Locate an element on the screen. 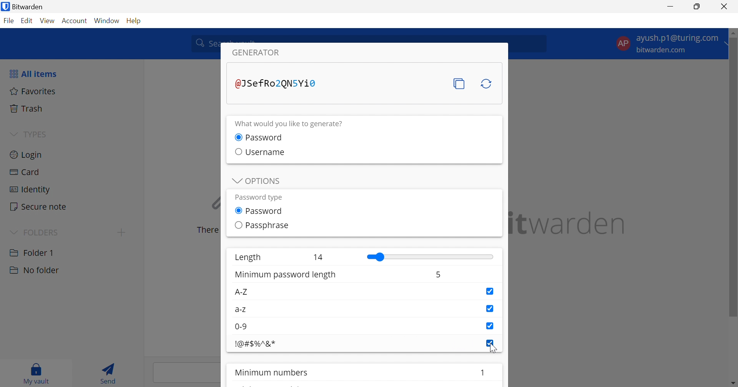  Minimize is located at coordinates (671, 5).